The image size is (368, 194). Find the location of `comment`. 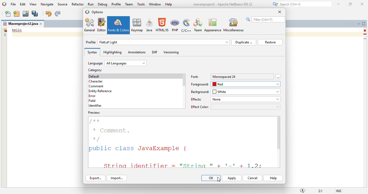

comment is located at coordinates (96, 86).